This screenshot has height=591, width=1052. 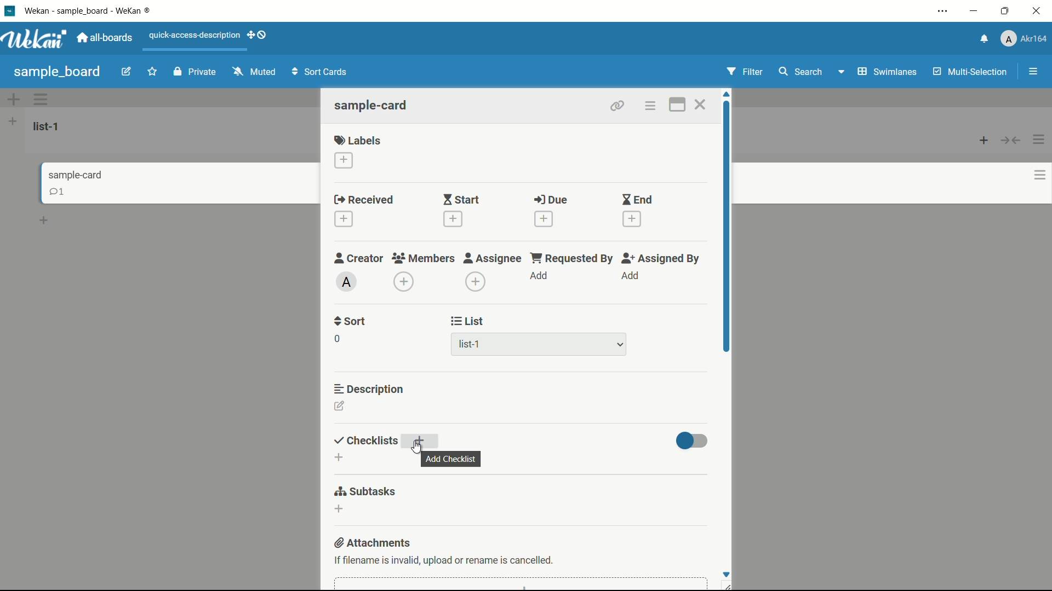 What do you see at coordinates (119, 71) in the screenshot?
I see `edit` at bounding box center [119, 71].